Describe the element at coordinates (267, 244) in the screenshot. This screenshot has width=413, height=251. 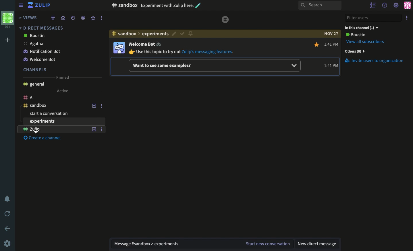
I see `Start the conversation` at that location.